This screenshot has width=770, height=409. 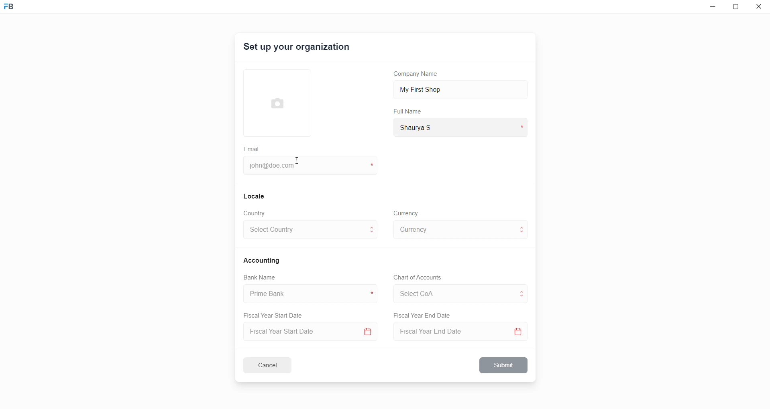 I want to click on Country, so click(x=256, y=213).